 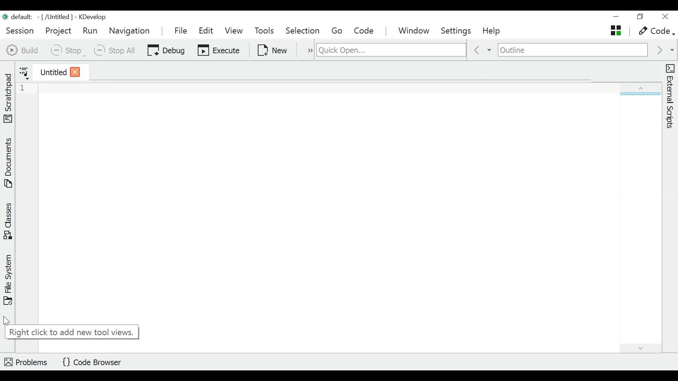 I want to click on Right click to add new tool views, so click(x=72, y=331).